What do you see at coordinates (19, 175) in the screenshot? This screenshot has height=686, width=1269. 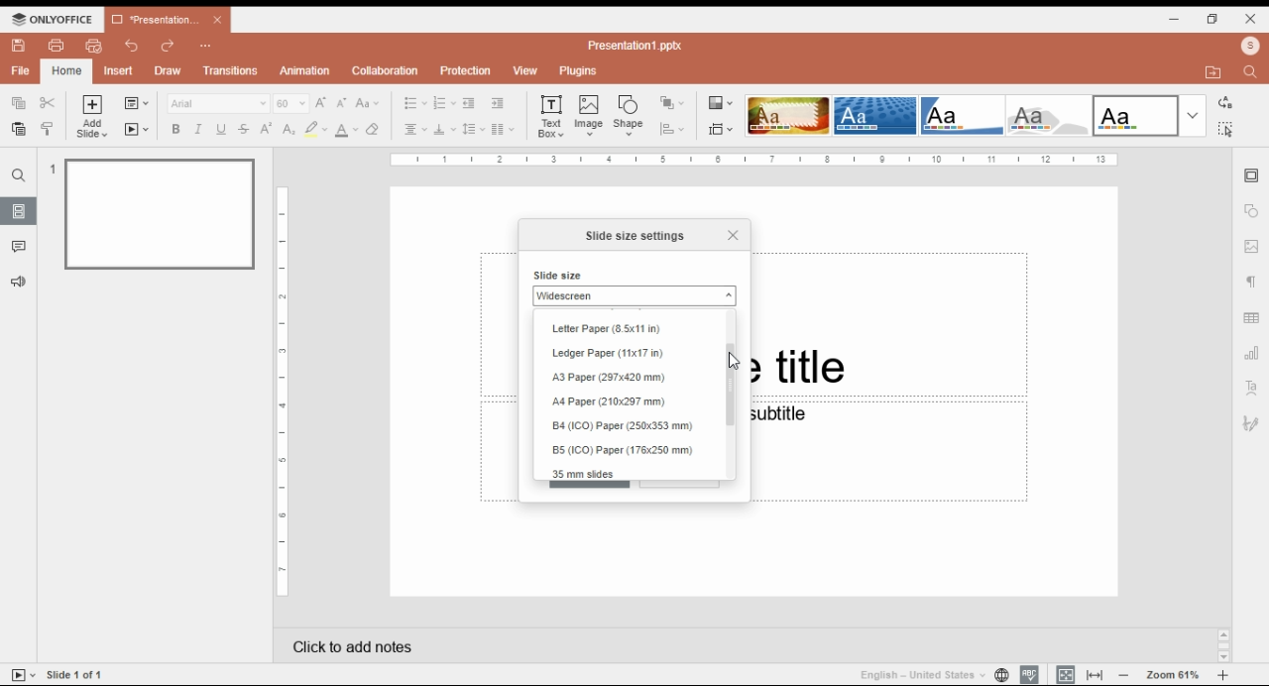 I see `find` at bounding box center [19, 175].